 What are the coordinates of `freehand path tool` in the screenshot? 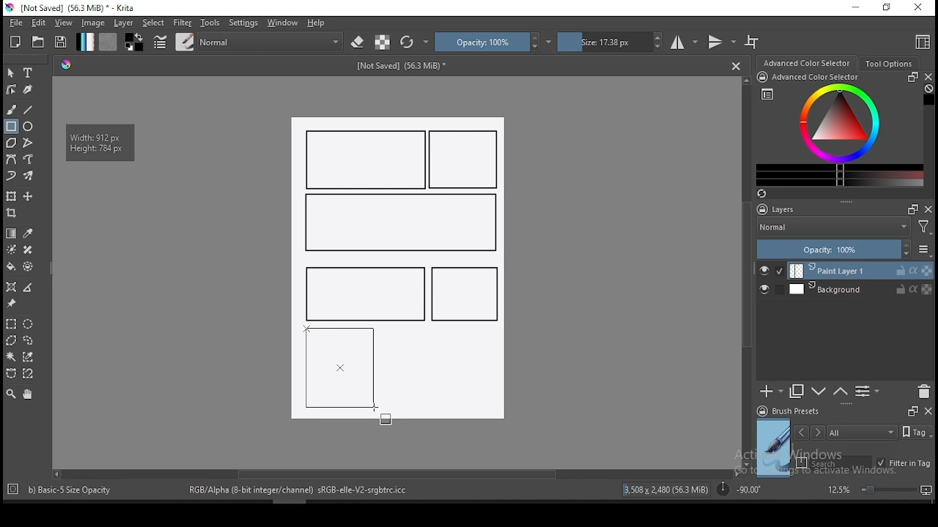 It's located at (29, 160).